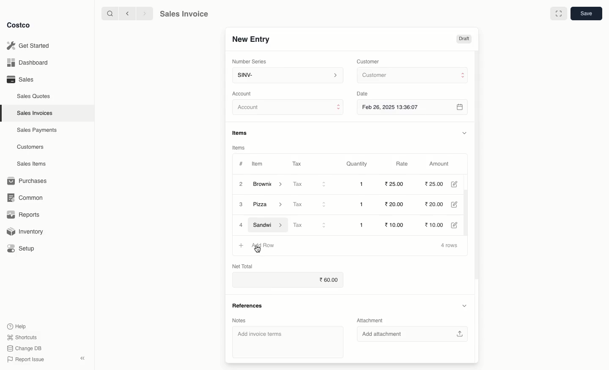 The height and width of the screenshot is (370, 609). Describe the element at coordinates (310, 204) in the screenshot. I see `Tax` at that location.